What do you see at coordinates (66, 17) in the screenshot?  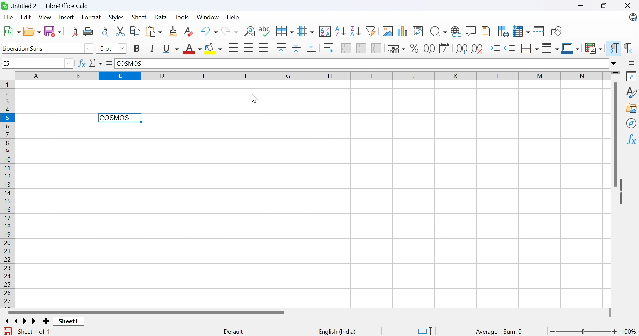 I see `Insert` at bounding box center [66, 17].